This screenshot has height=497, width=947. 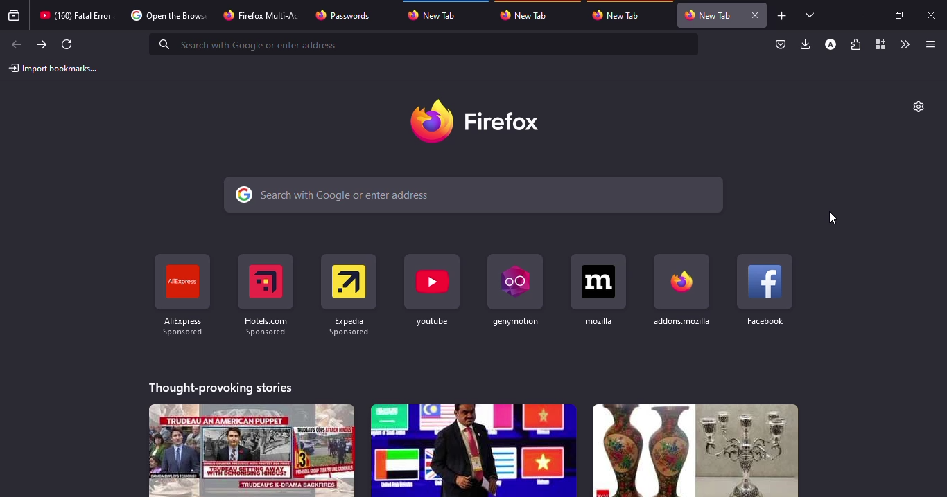 I want to click on container, so click(x=880, y=44).